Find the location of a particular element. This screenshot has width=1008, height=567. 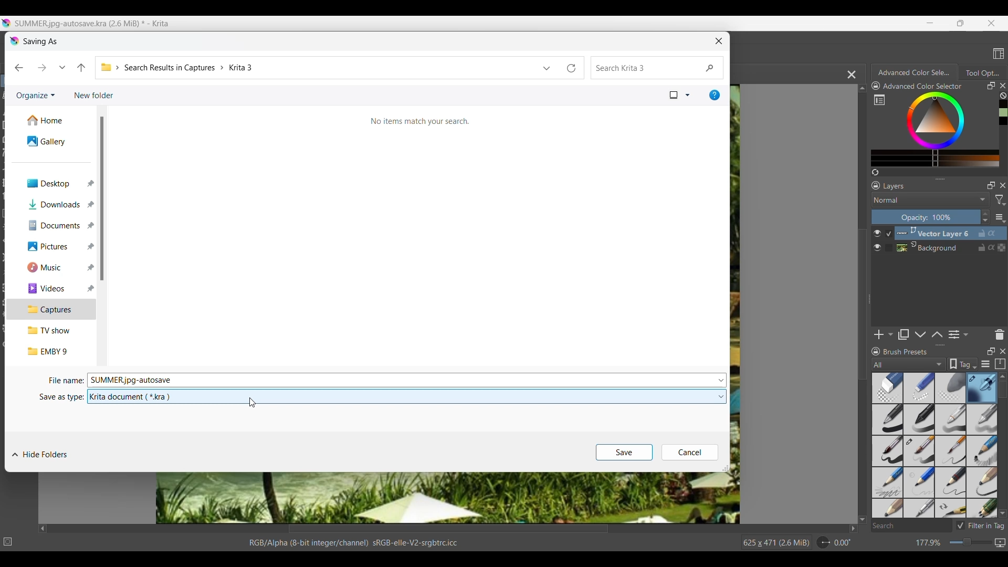

Storage resources is located at coordinates (1000, 364).